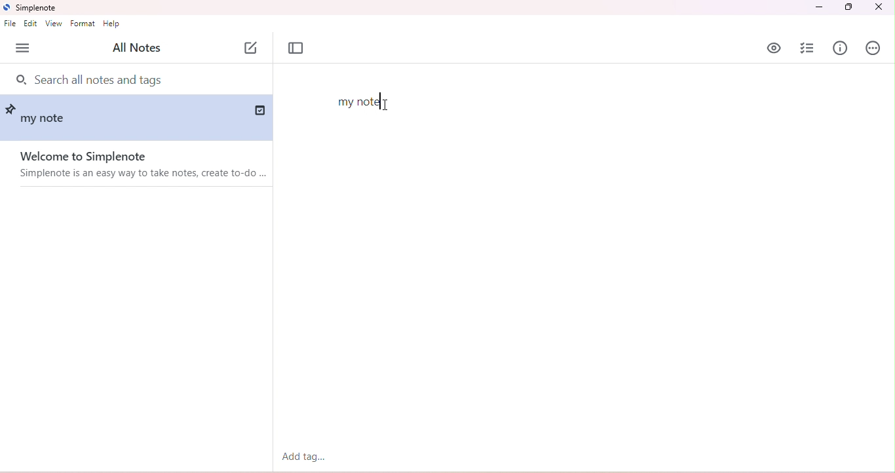 This screenshot has height=473, width=895. What do you see at coordinates (258, 109) in the screenshot?
I see `saved` at bounding box center [258, 109].